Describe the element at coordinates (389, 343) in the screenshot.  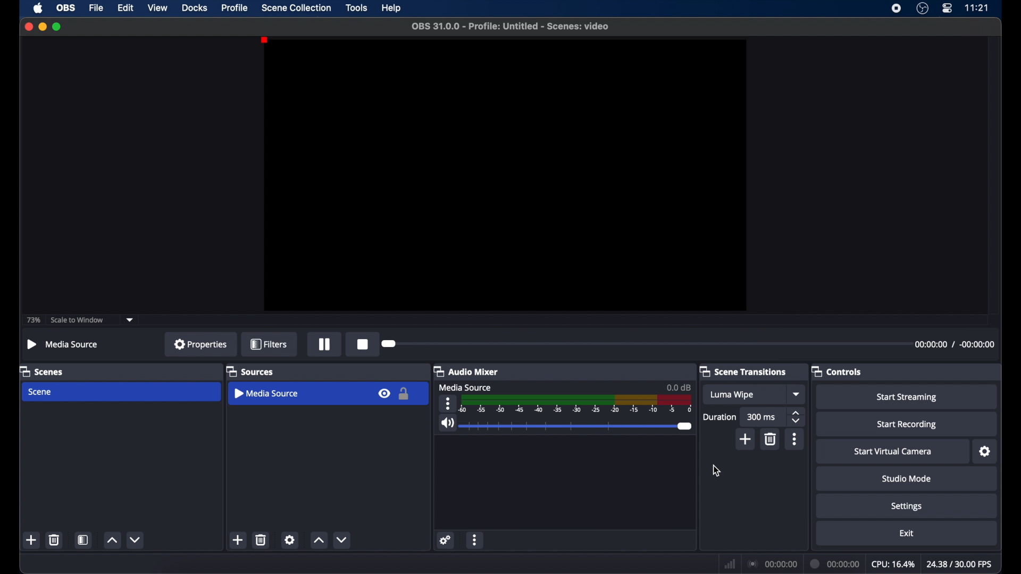
I see `playback head` at that location.